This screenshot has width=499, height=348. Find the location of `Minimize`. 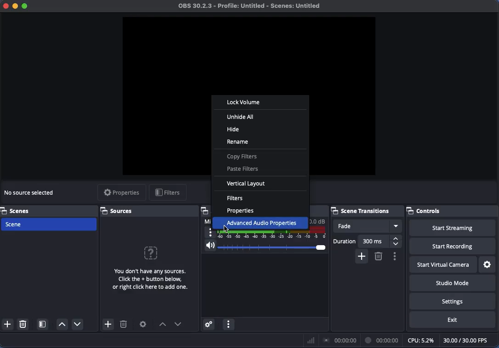

Minimize is located at coordinates (15, 6).